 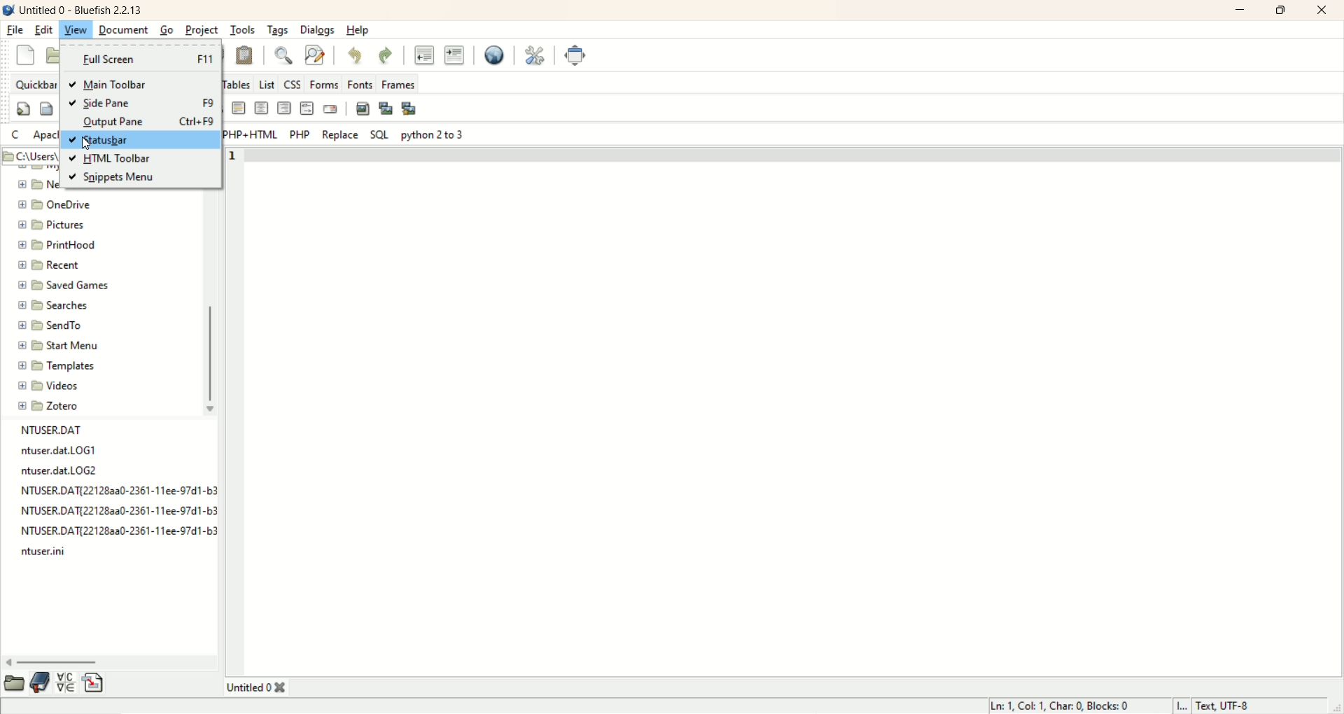 I want to click on full screen, so click(x=577, y=56).